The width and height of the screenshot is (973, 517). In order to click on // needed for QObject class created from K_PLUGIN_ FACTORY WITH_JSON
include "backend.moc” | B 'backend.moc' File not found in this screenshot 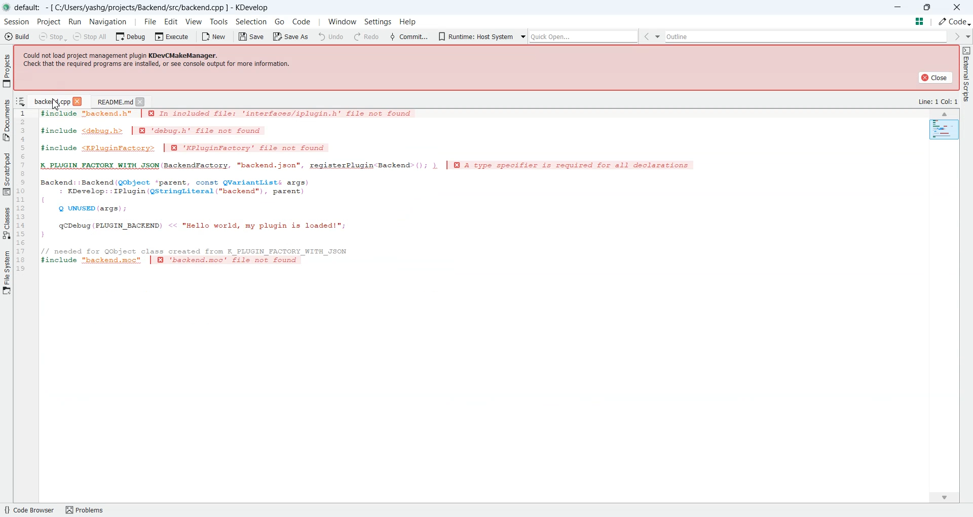, I will do `click(197, 257)`.